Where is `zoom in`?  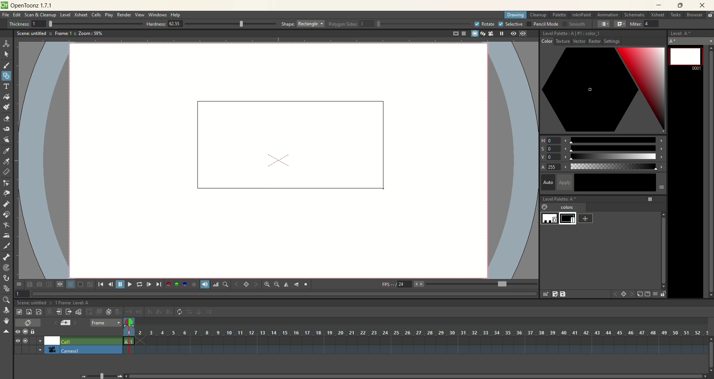
zoom in is located at coordinates (120, 376).